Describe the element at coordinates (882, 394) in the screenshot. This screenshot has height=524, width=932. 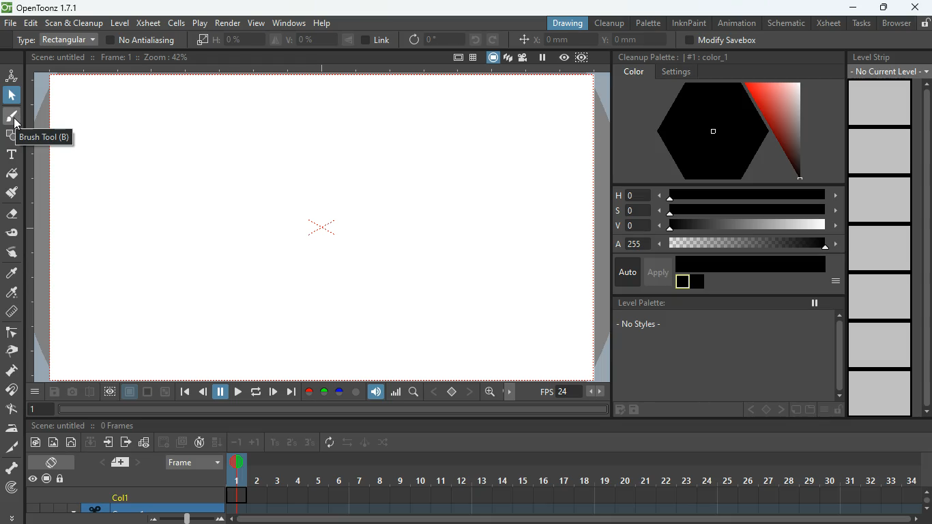
I see `level` at that location.